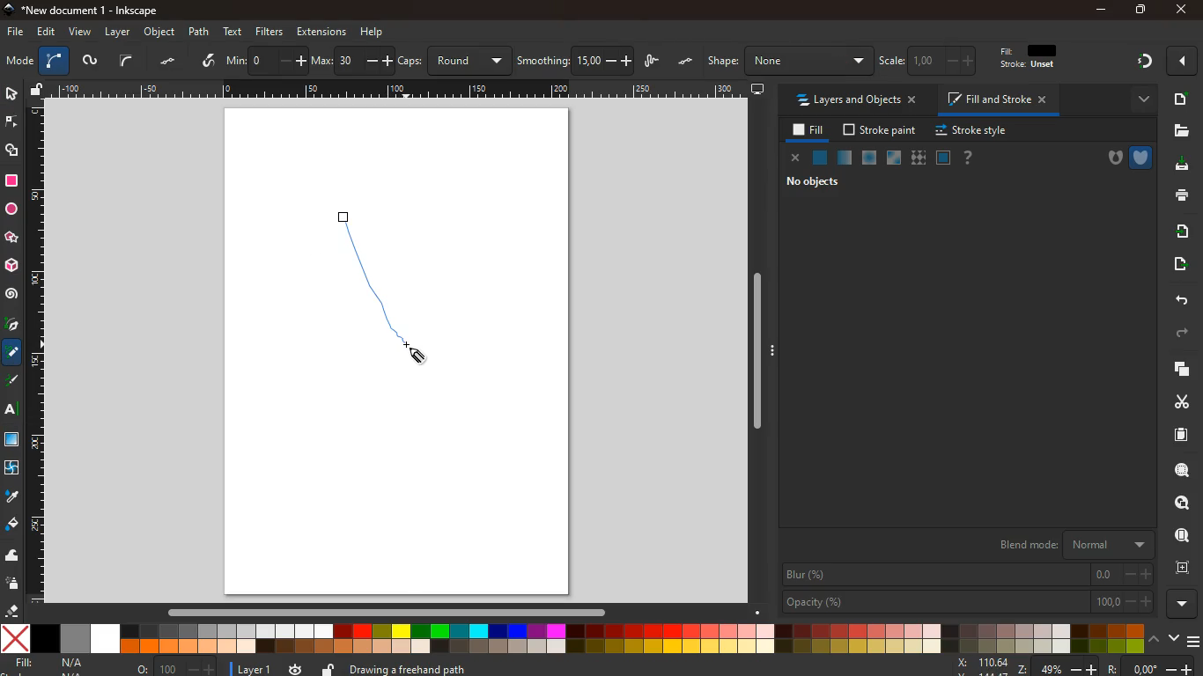 The width and height of the screenshot is (1203, 676). What do you see at coordinates (89, 62) in the screenshot?
I see `worm` at bounding box center [89, 62].